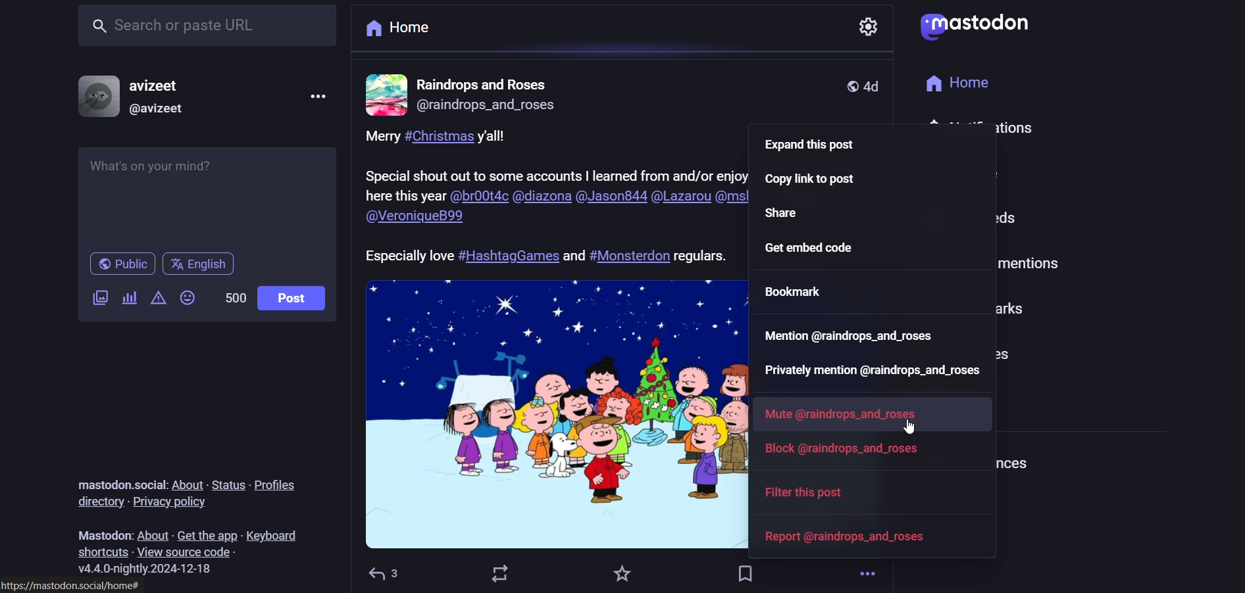 Image resolution: width=1245 pixels, height=593 pixels. What do you see at coordinates (798, 491) in the screenshot?
I see `filet the post` at bounding box center [798, 491].